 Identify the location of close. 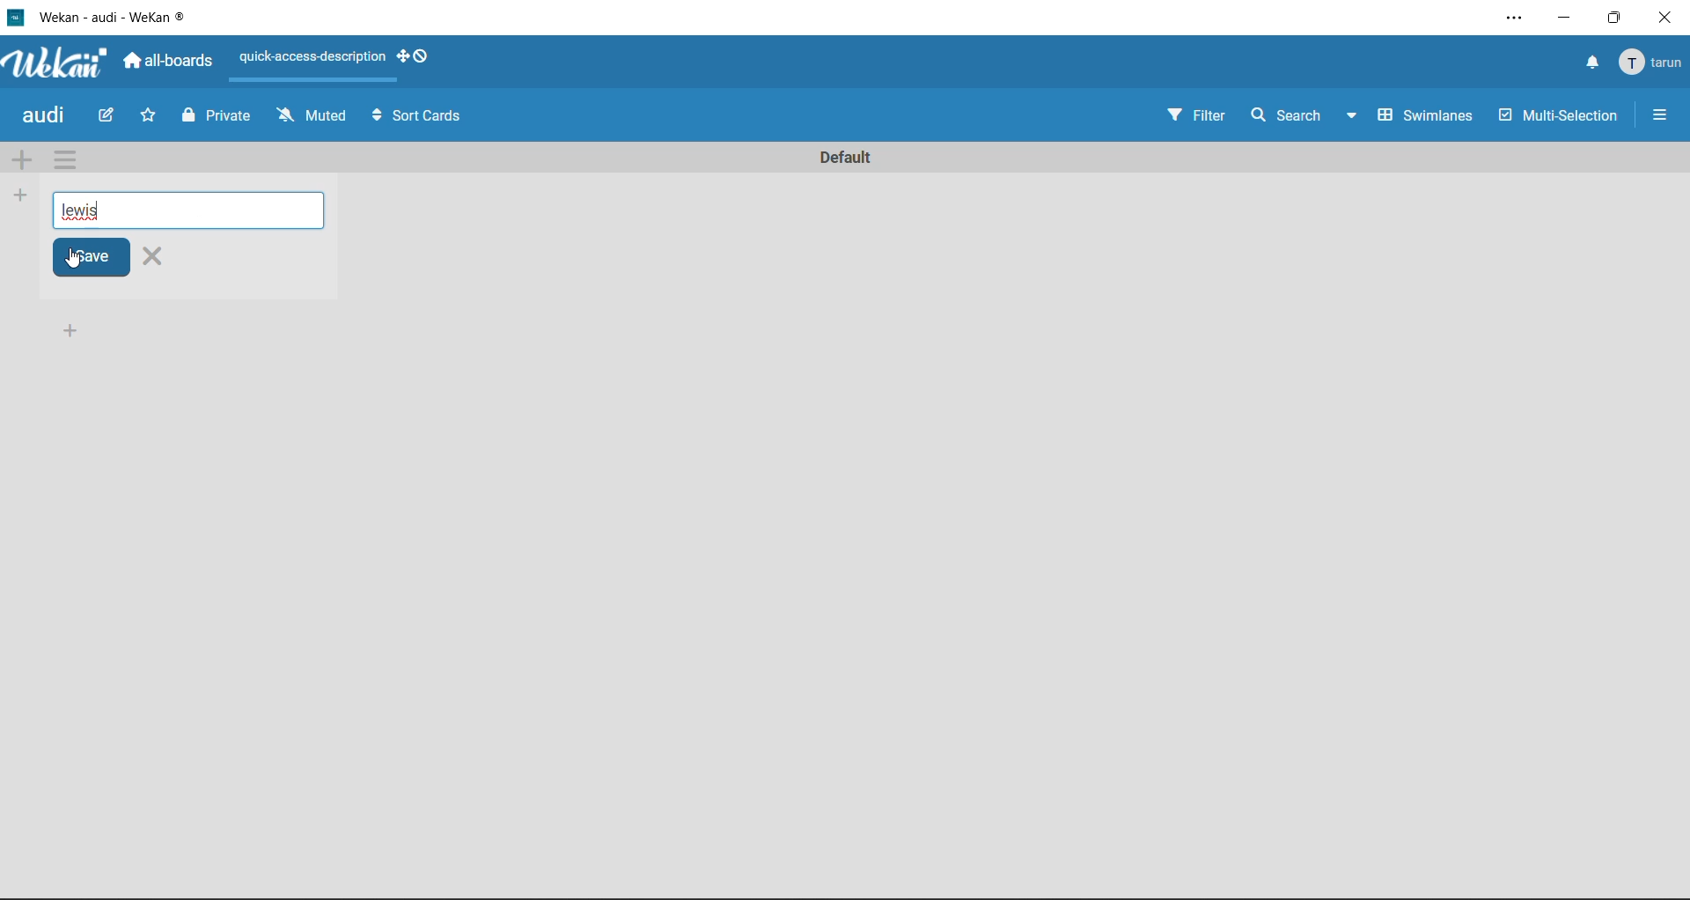
(154, 256).